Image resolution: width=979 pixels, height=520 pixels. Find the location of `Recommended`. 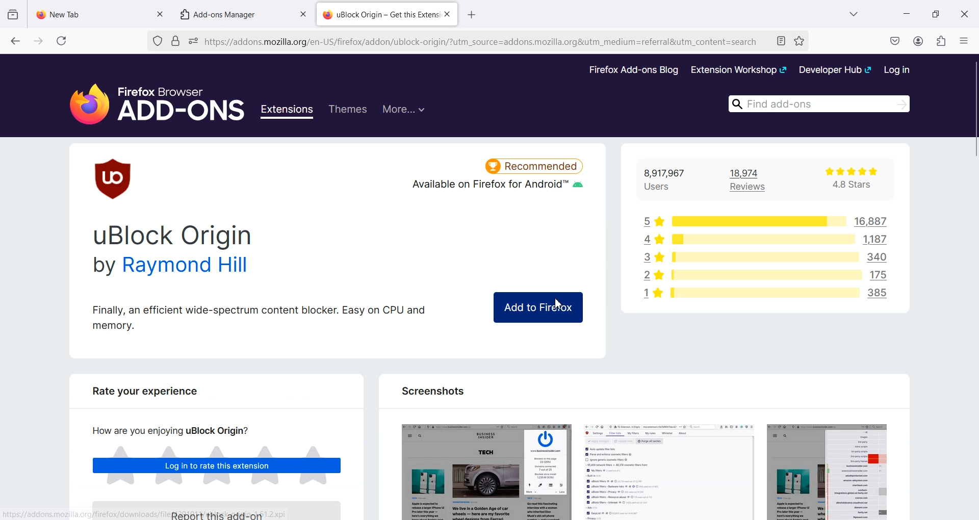

Recommended is located at coordinates (534, 164).